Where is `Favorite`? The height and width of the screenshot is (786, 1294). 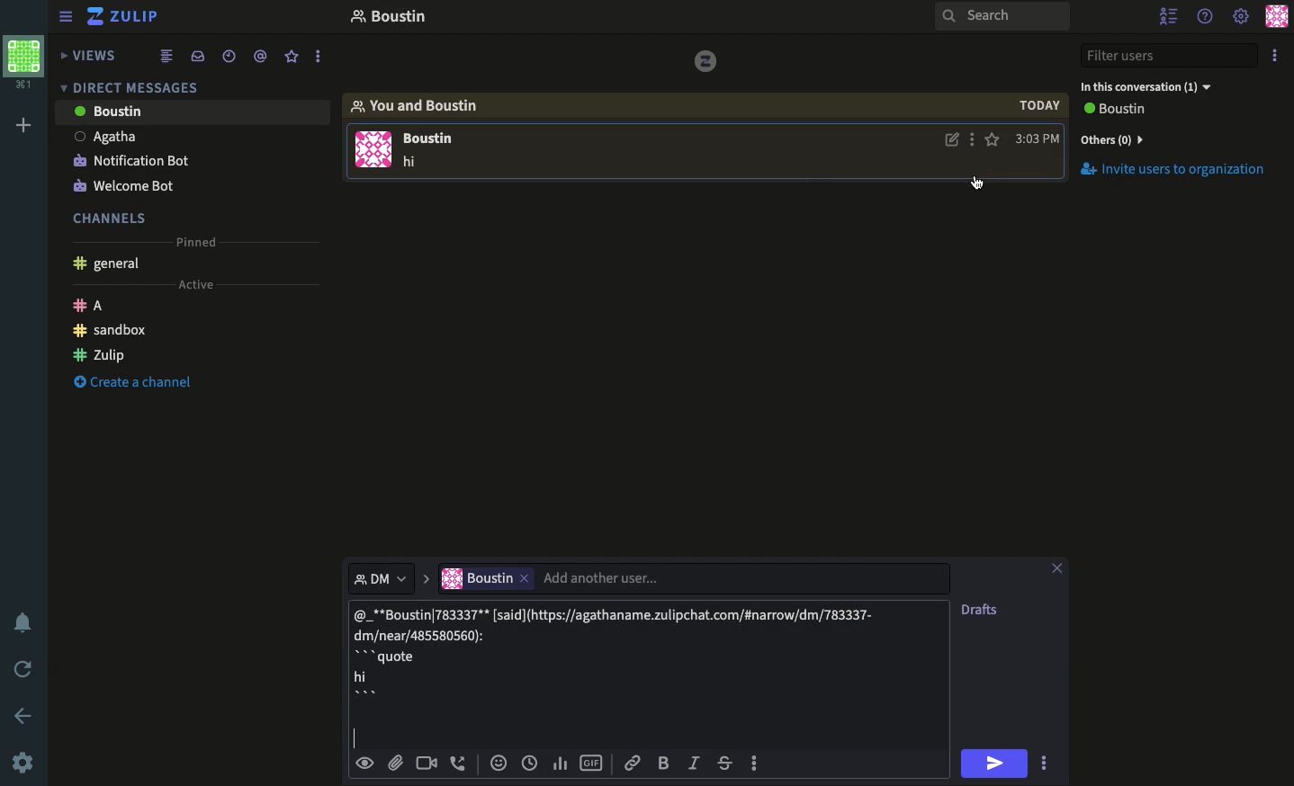
Favorite is located at coordinates (993, 139).